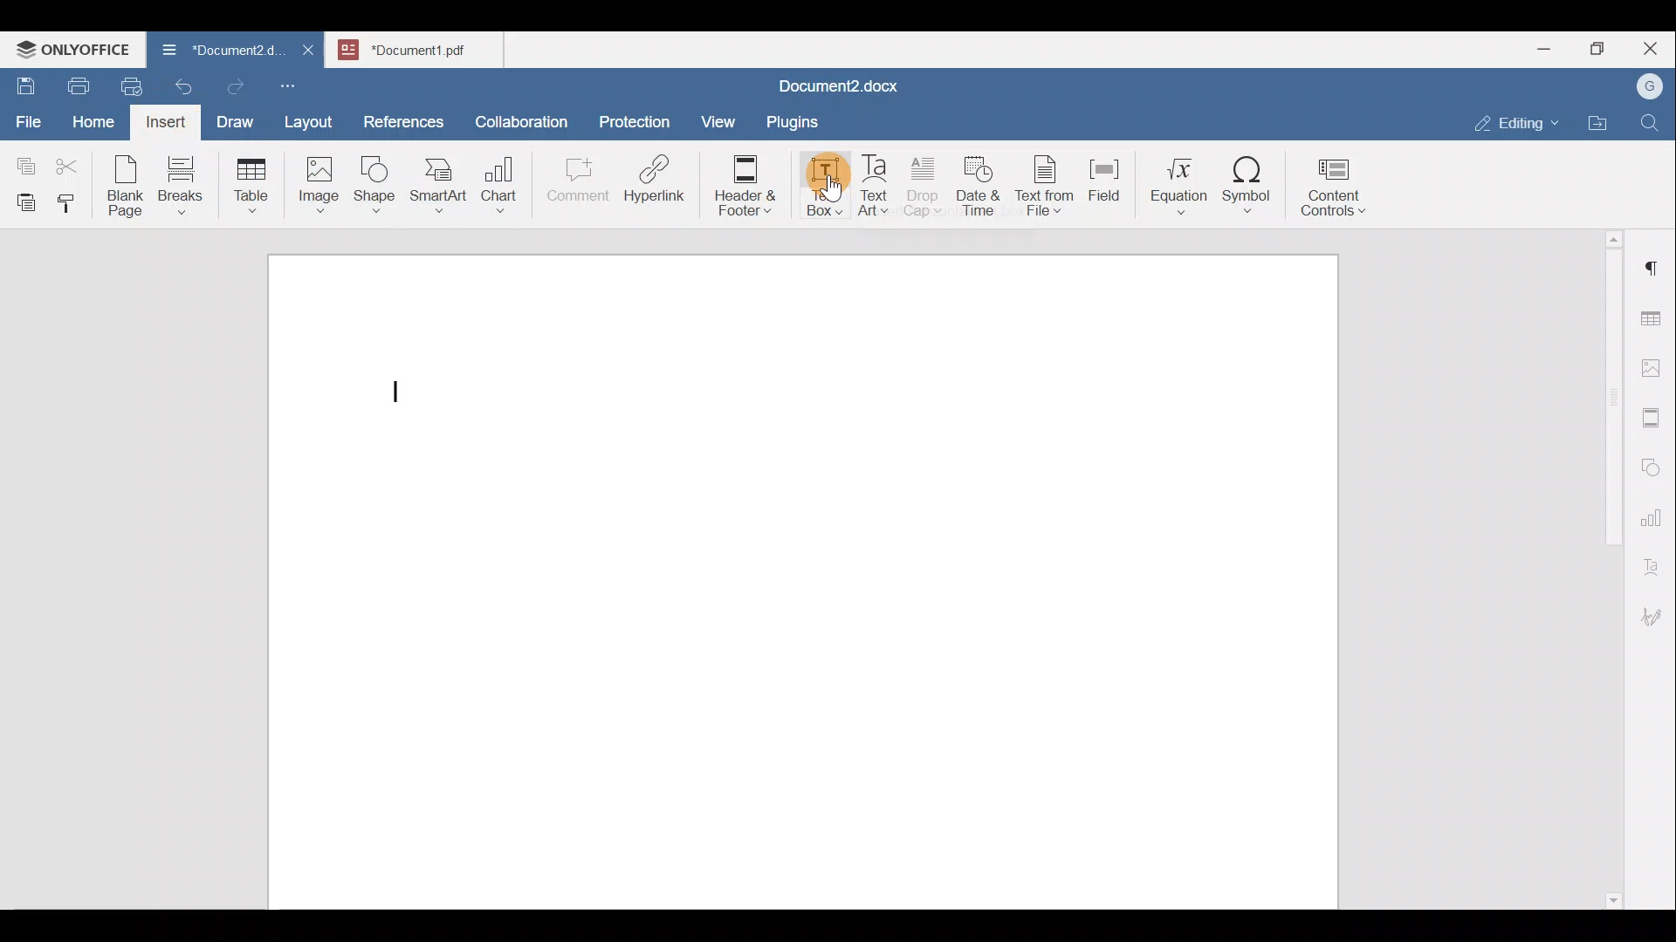 The image size is (1676, 942). I want to click on Find, so click(1652, 124).